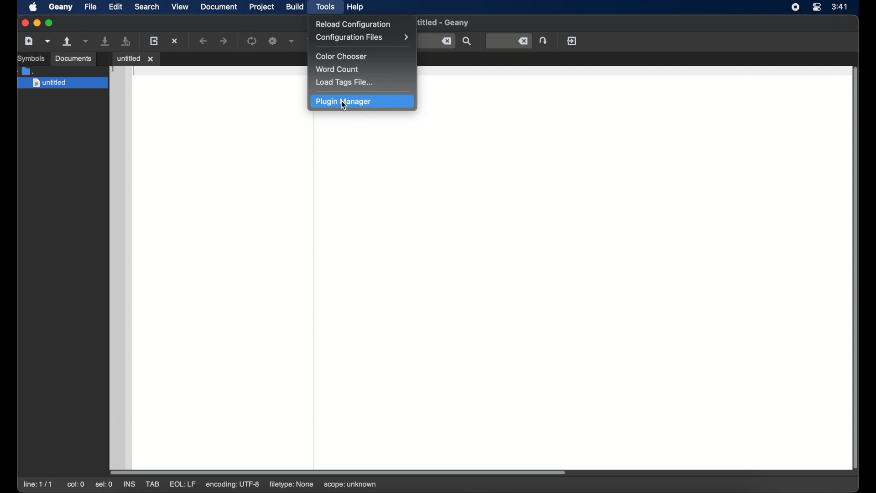 The image size is (876, 493). What do you see at coordinates (290, 484) in the screenshot?
I see `filetype: none` at bounding box center [290, 484].